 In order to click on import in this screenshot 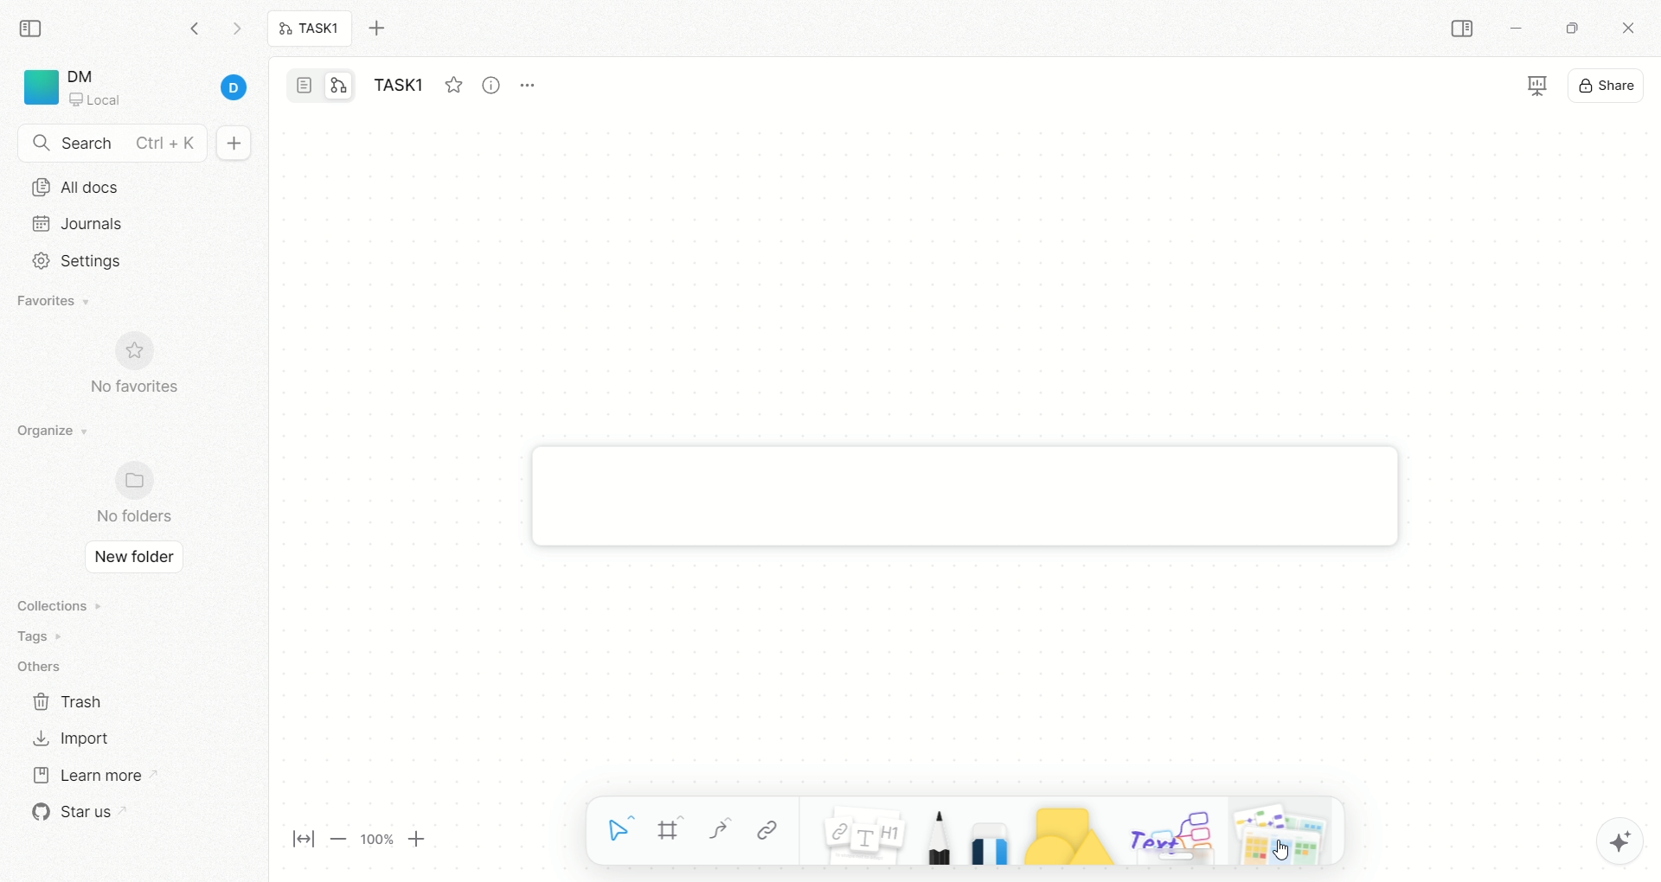, I will do `click(69, 738)`.